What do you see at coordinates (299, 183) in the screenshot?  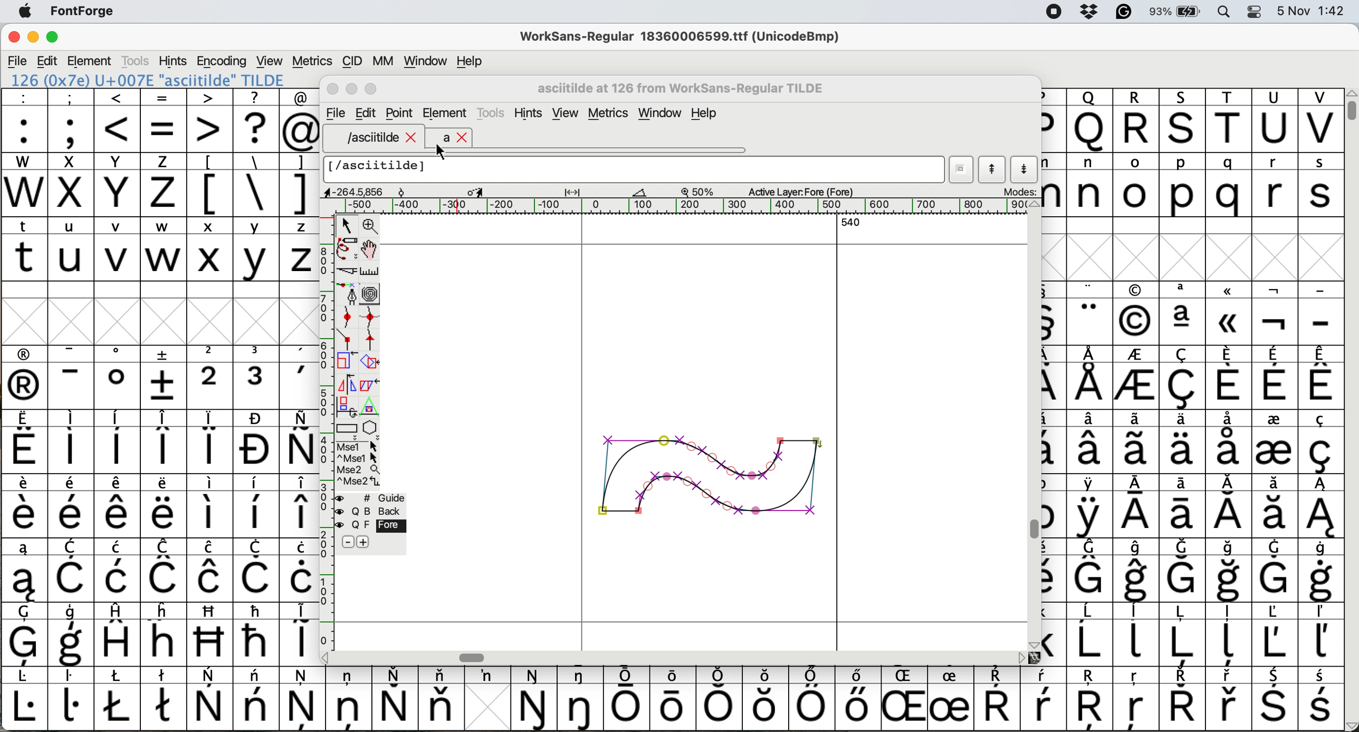 I see `]` at bounding box center [299, 183].